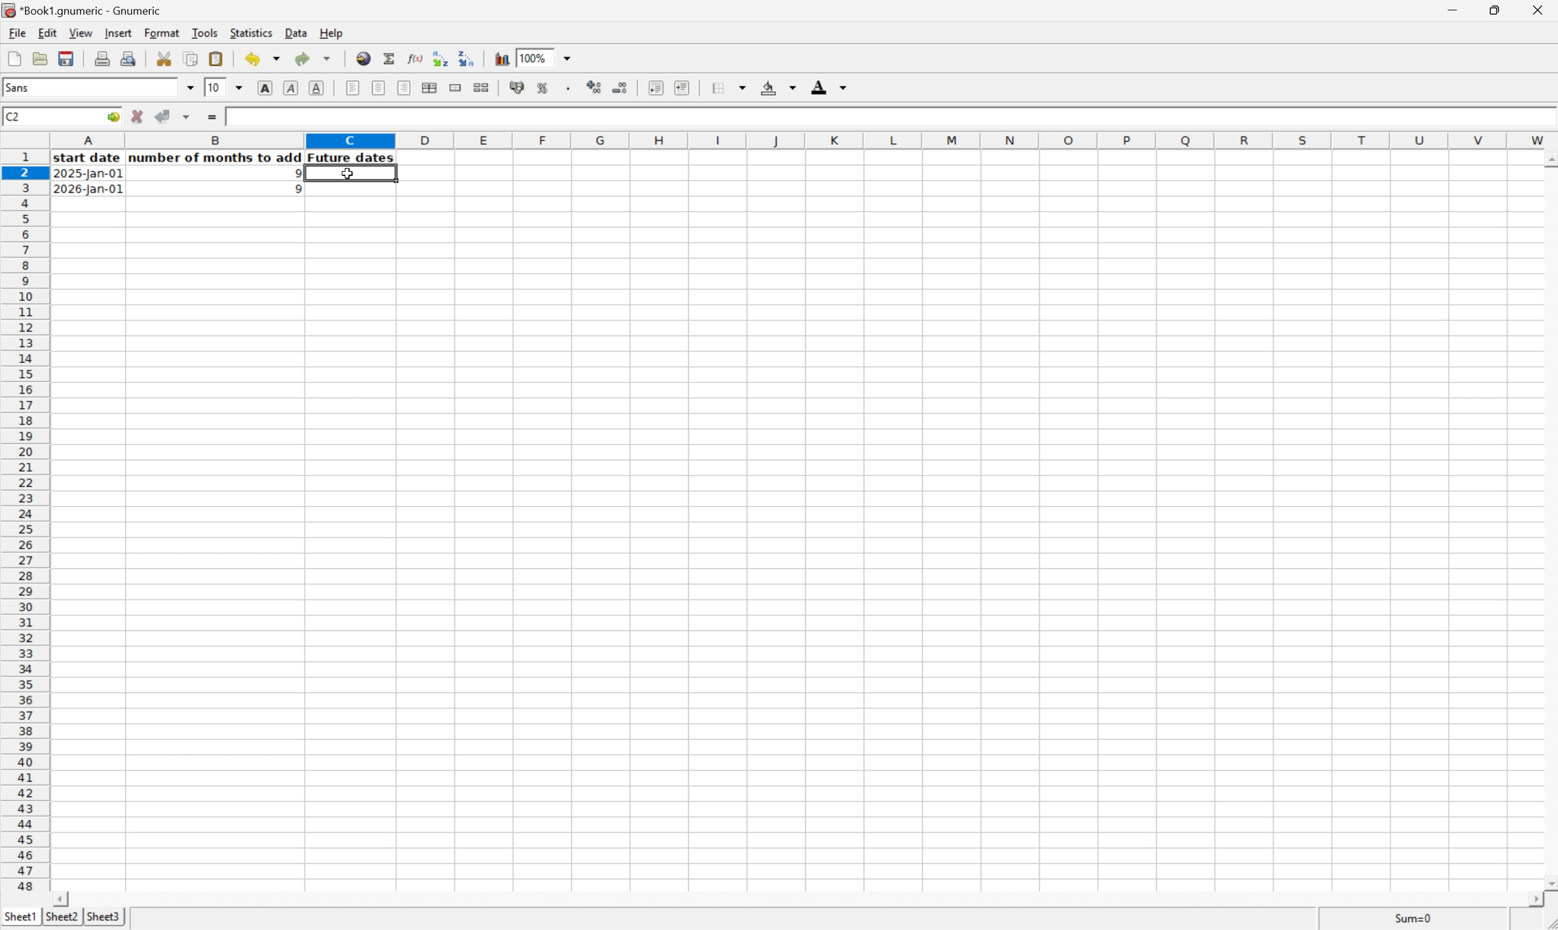 This screenshot has width=1558, height=930. What do you see at coordinates (532, 57) in the screenshot?
I see `100%` at bounding box center [532, 57].